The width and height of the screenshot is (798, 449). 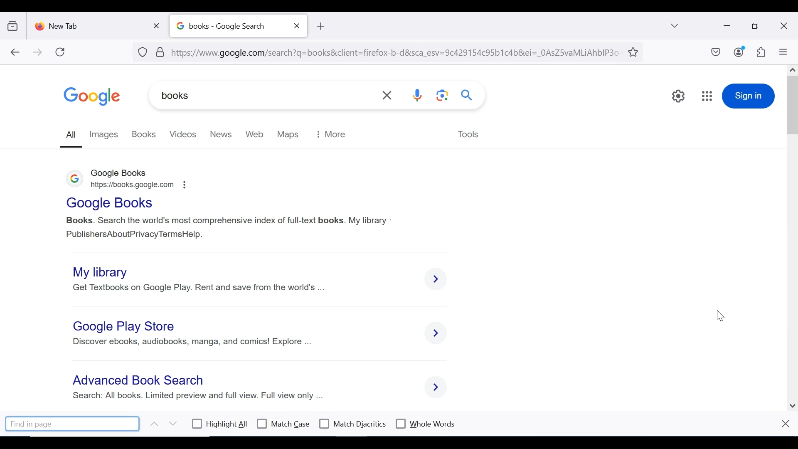 What do you see at coordinates (726, 25) in the screenshot?
I see `minimize` at bounding box center [726, 25].